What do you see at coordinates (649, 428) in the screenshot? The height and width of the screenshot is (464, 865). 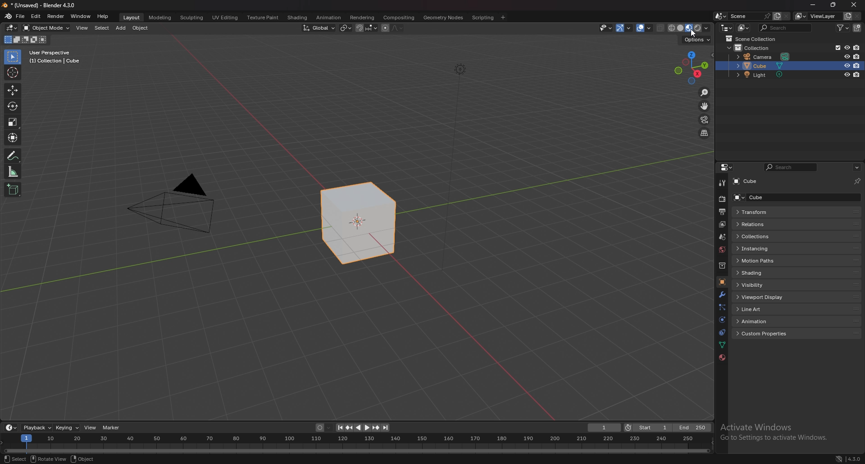 I see `start frame` at bounding box center [649, 428].